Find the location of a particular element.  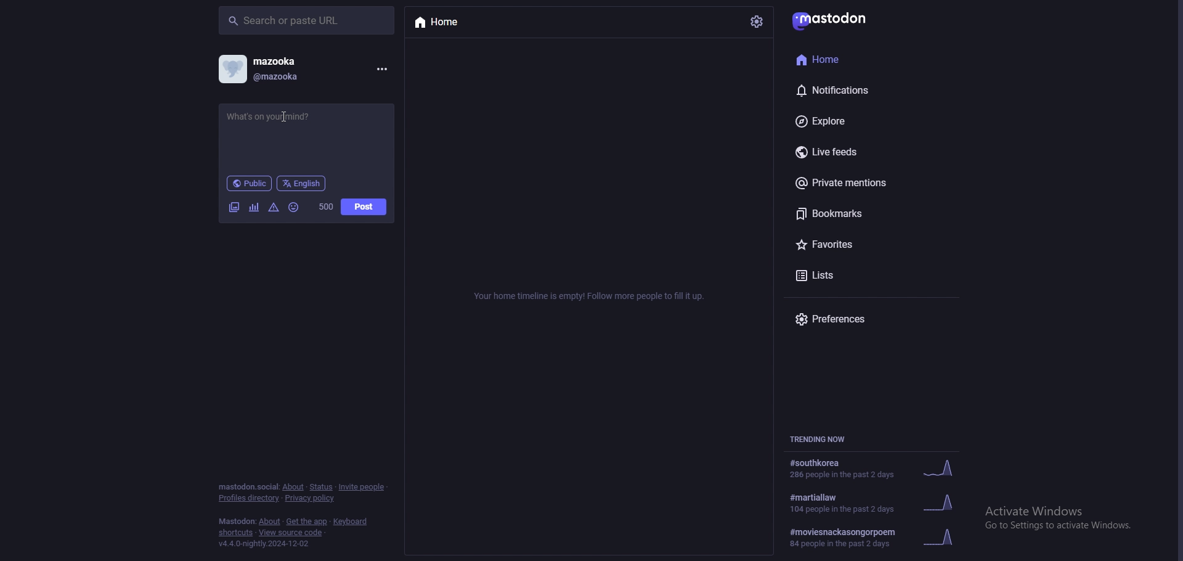

audience is located at coordinates (250, 183).